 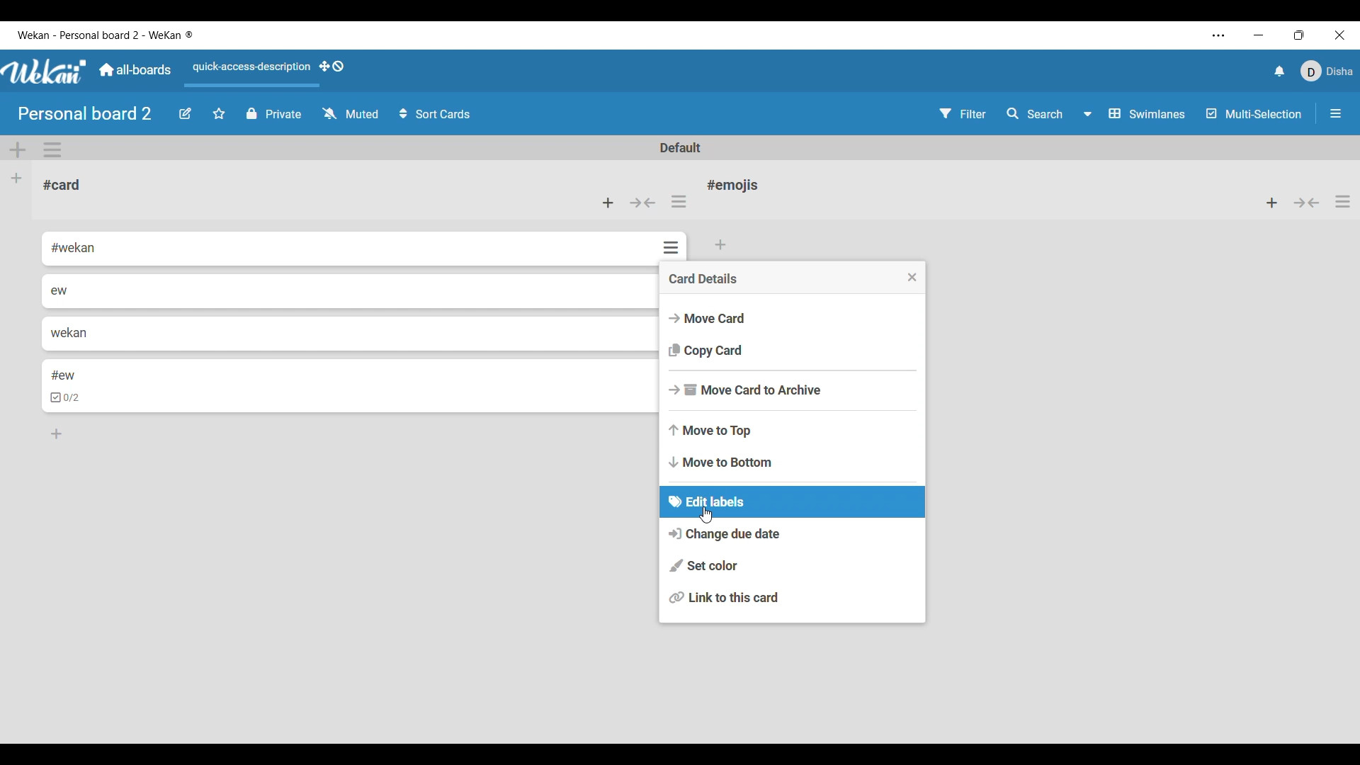 What do you see at coordinates (782, 280) in the screenshot?
I see `Card details` at bounding box center [782, 280].